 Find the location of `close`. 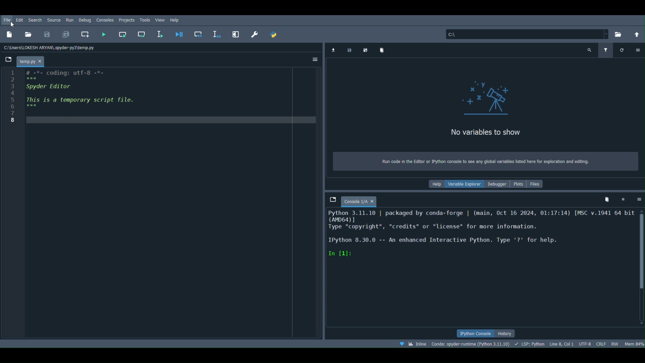

close is located at coordinates (372, 201).